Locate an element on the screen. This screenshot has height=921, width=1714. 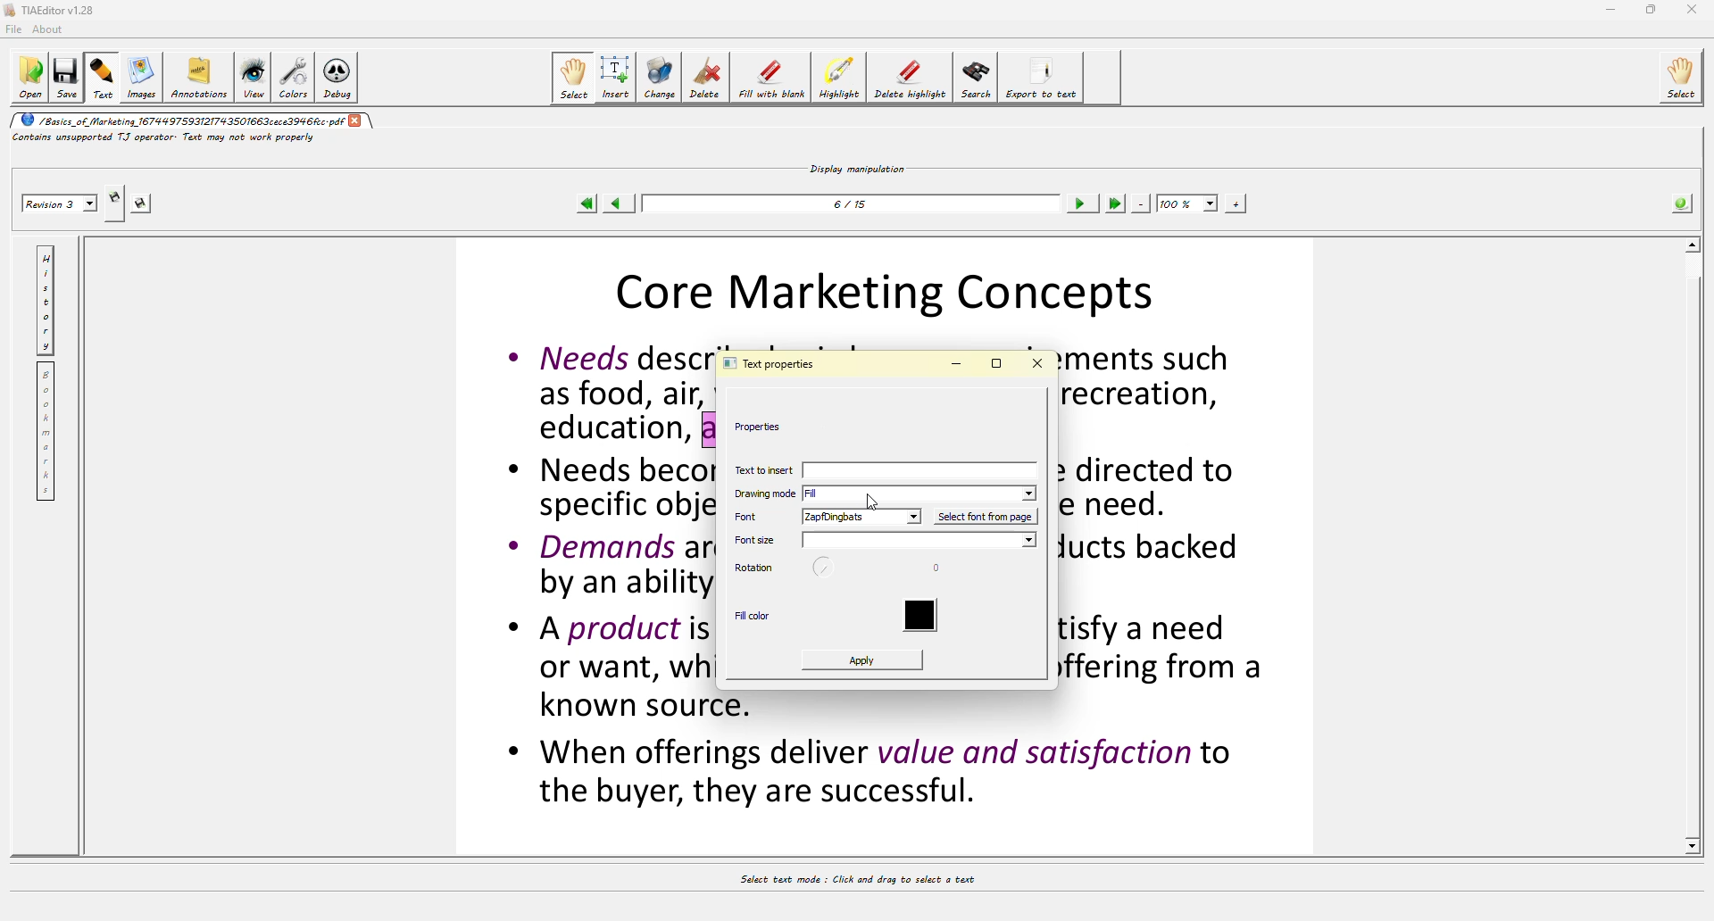
bookmarks is located at coordinates (46, 432).